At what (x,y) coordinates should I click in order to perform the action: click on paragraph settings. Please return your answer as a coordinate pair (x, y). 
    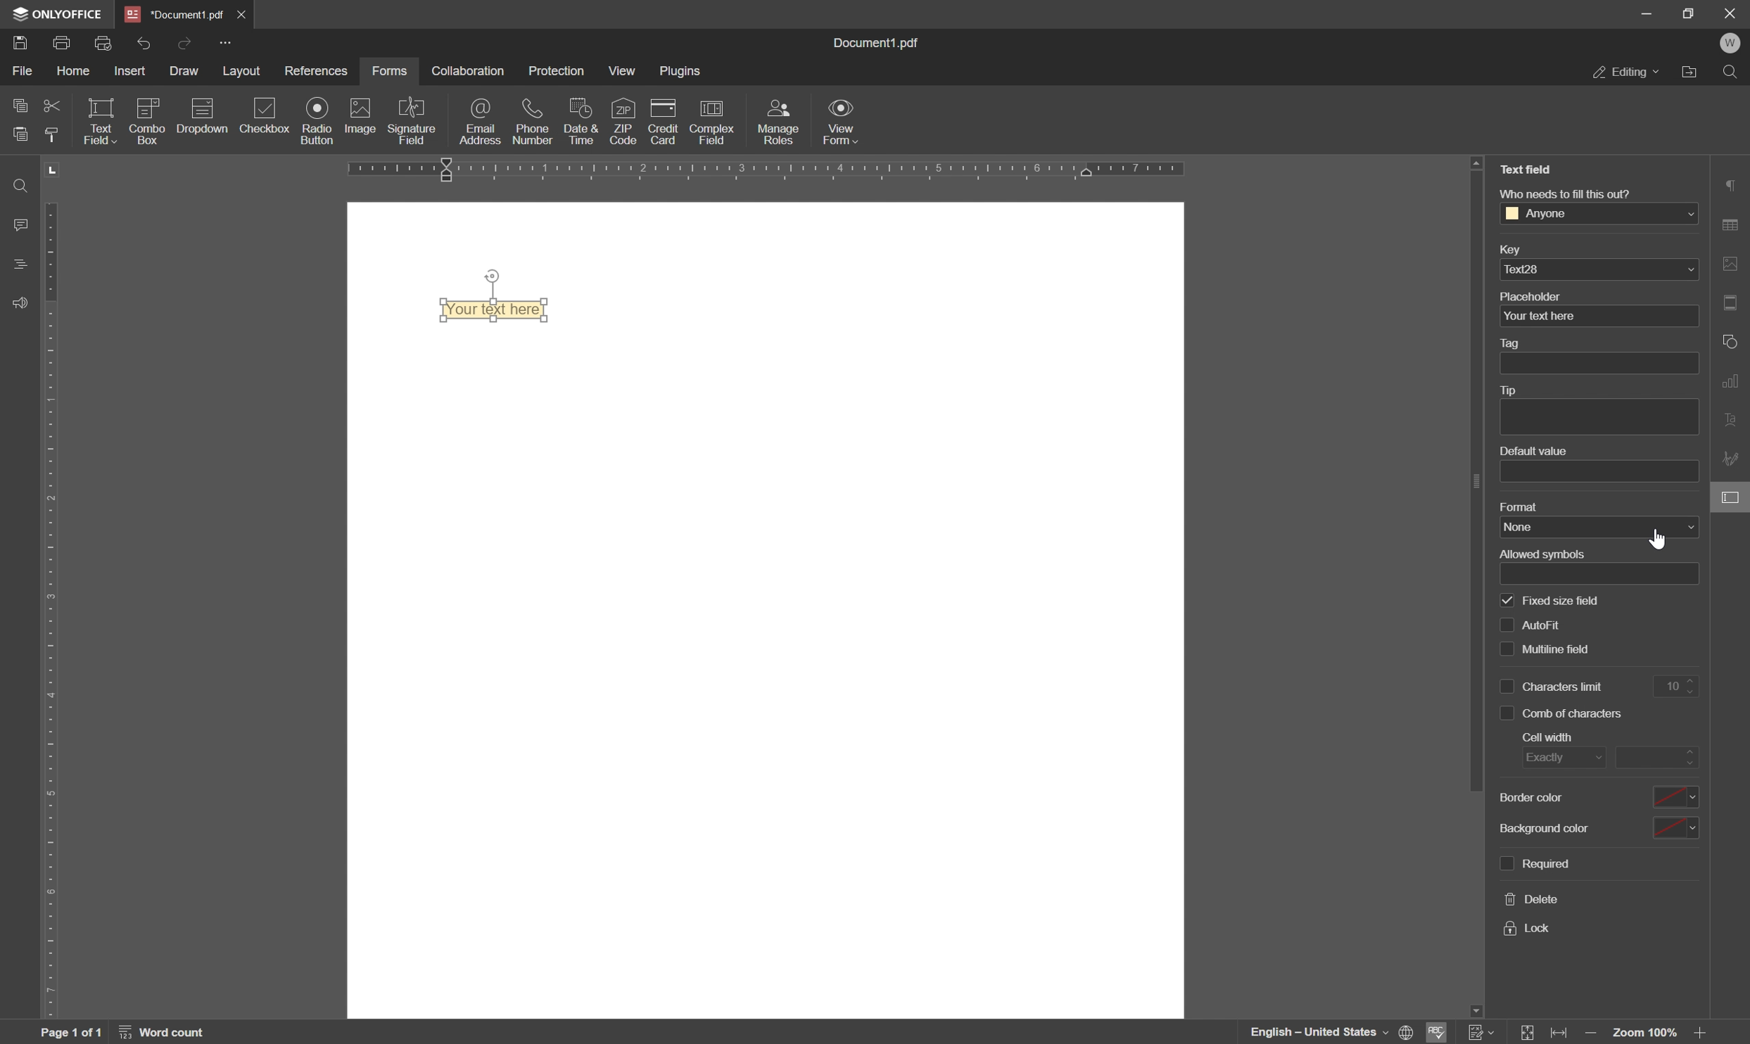
    Looking at the image, I should click on (1735, 184).